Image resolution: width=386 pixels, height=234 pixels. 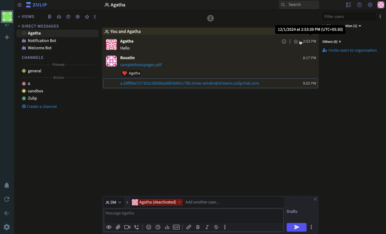 What do you see at coordinates (143, 65) in the screenshot?
I see `File attachment` at bounding box center [143, 65].